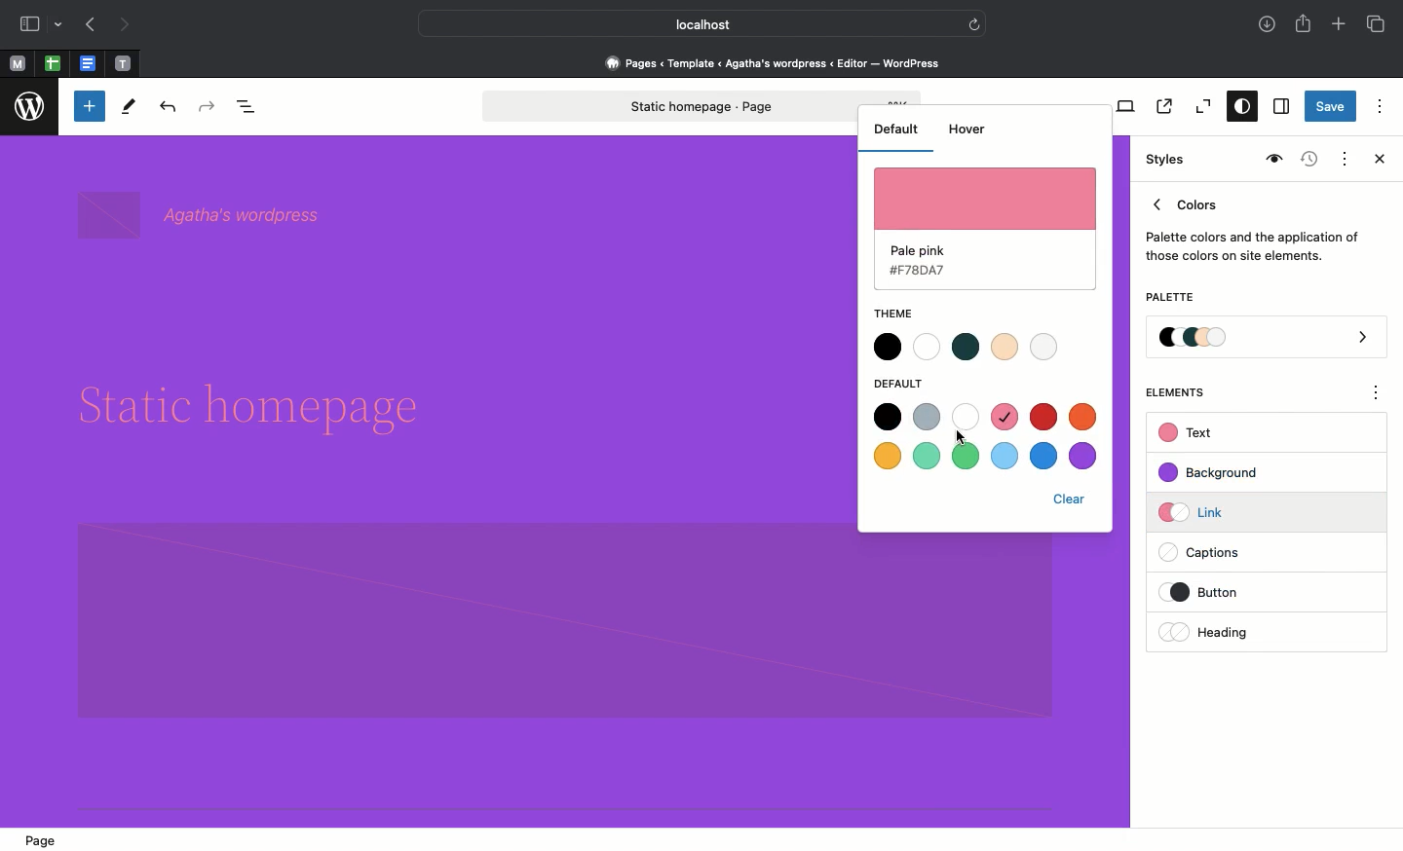  Describe the element at coordinates (29, 24) in the screenshot. I see `Sidebar` at that location.